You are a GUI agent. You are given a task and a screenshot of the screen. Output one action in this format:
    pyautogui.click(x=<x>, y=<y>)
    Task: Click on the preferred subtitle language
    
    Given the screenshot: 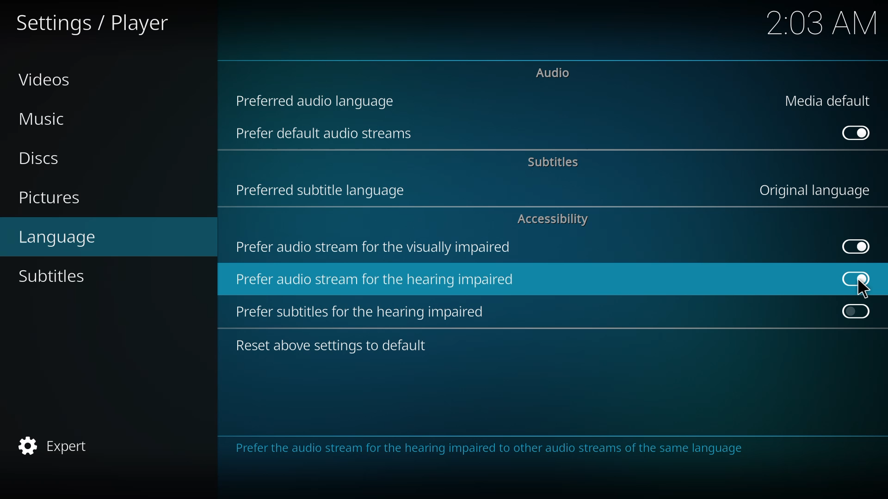 What is the action you would take?
    pyautogui.click(x=325, y=189)
    